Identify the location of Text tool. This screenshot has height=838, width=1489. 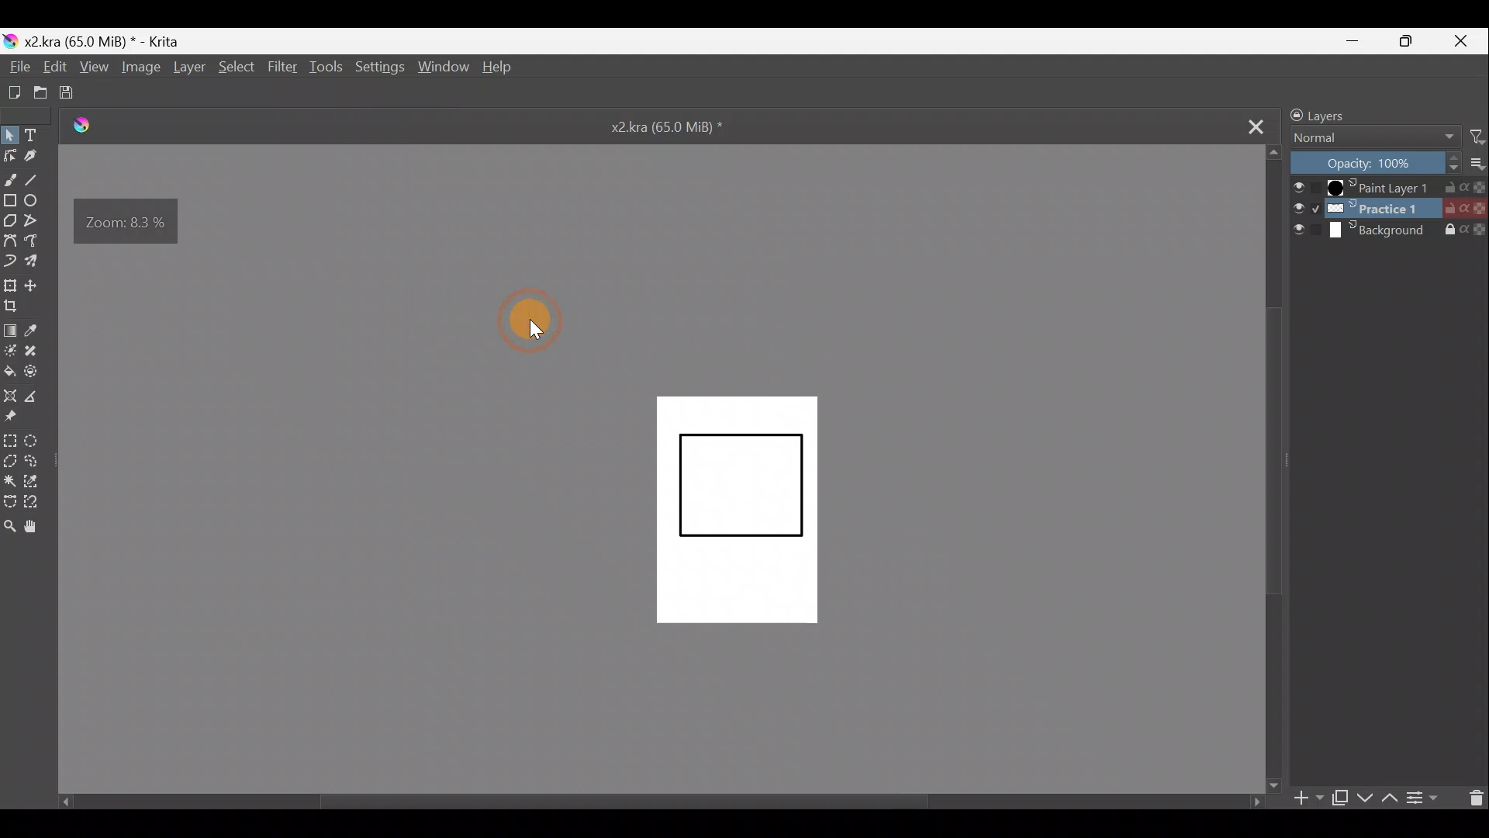
(39, 133).